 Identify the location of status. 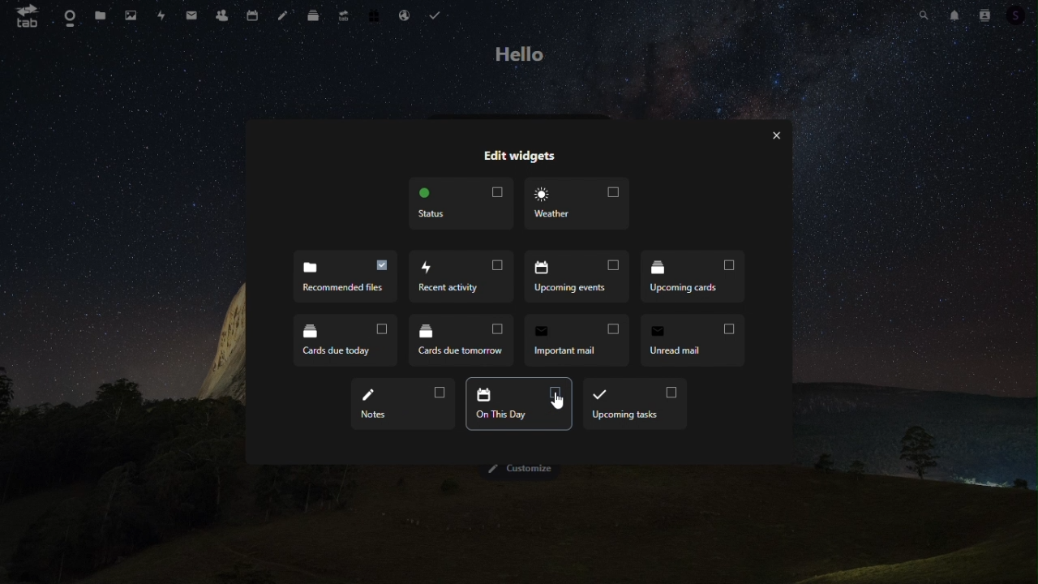
(460, 204).